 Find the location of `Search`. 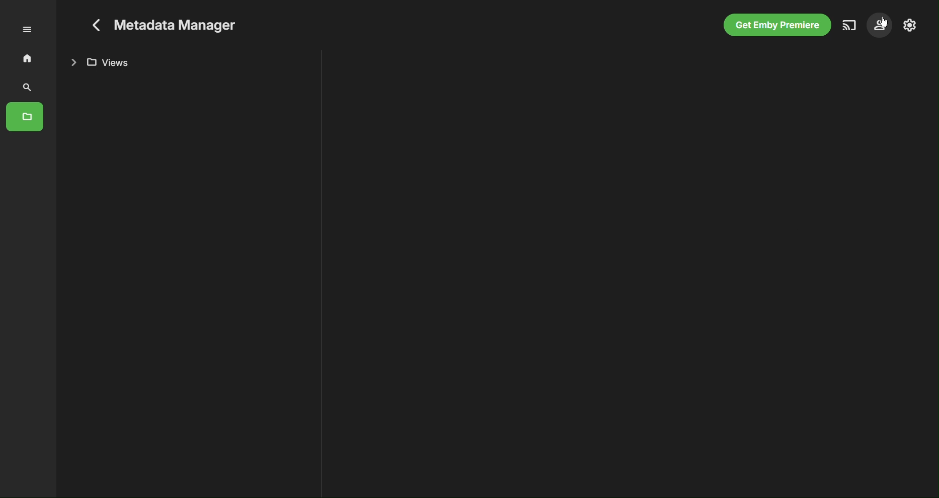

Search is located at coordinates (27, 87).